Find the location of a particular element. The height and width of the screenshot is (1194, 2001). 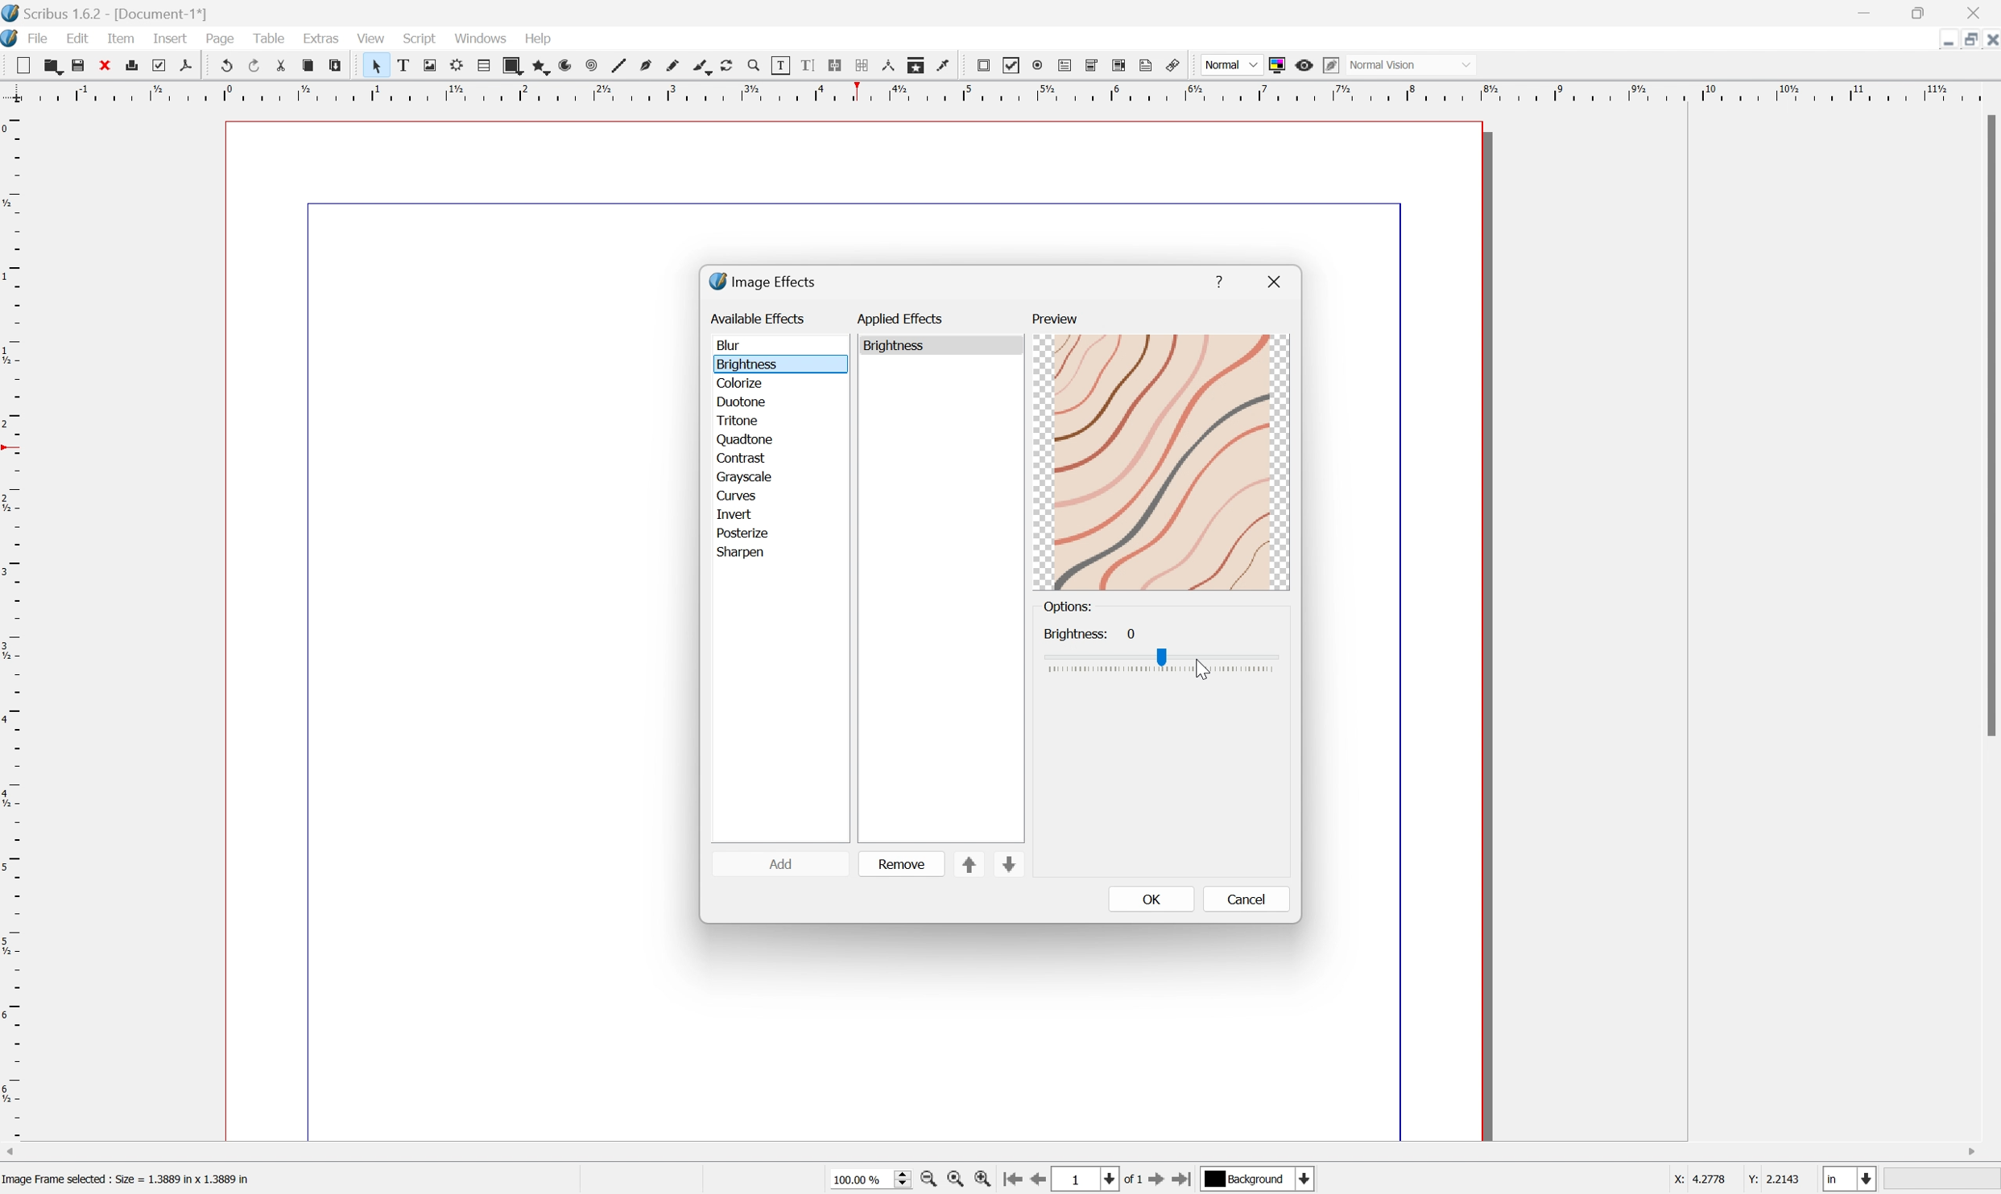

File is located at coordinates (40, 38).